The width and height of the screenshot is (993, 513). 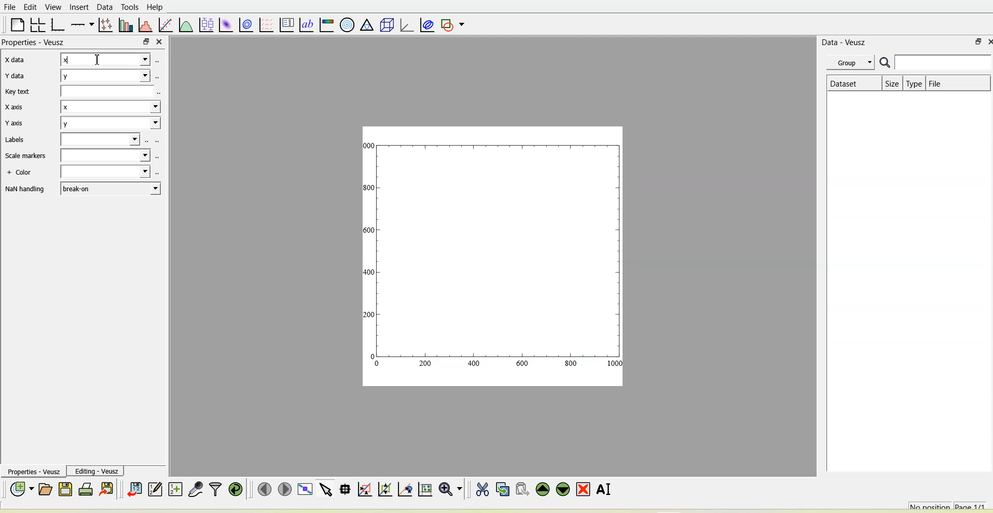 What do you see at coordinates (473, 364) in the screenshot?
I see `400` at bounding box center [473, 364].